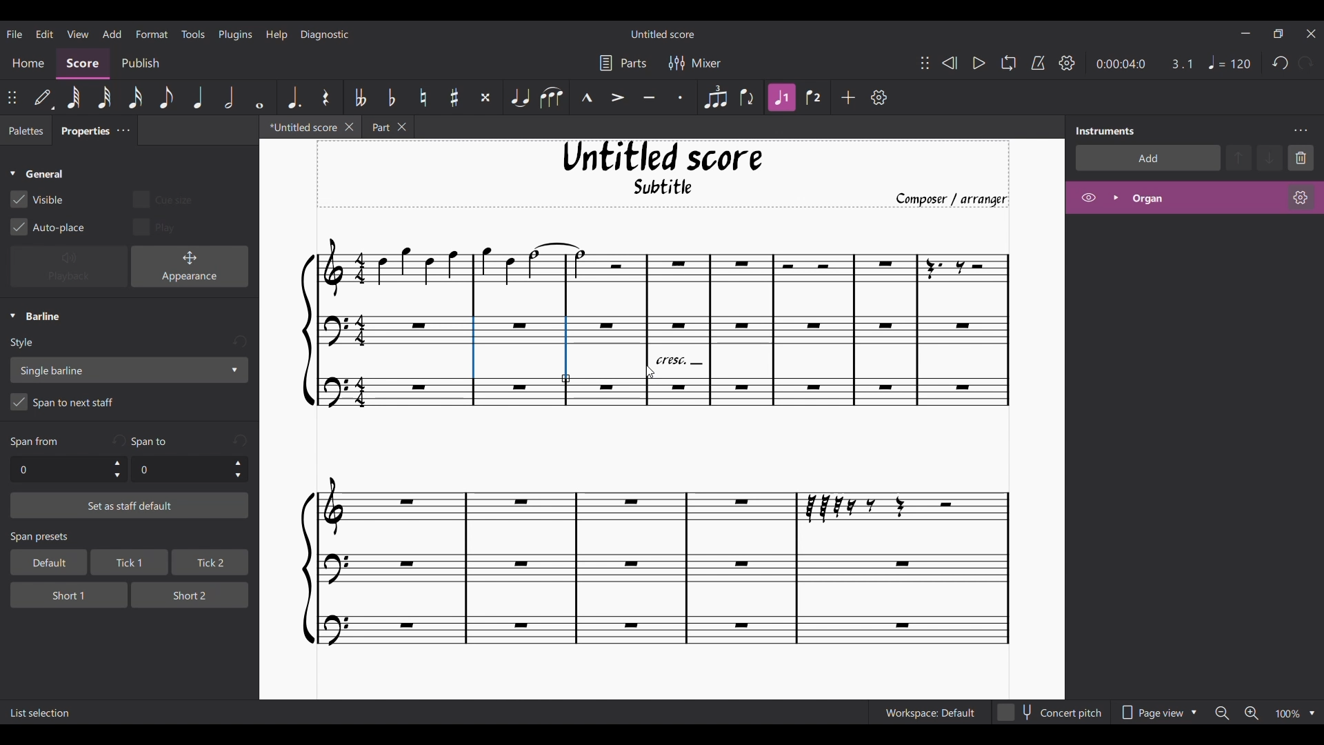 This screenshot has height=745, width=1324. I want to click on Whole note, so click(261, 97).